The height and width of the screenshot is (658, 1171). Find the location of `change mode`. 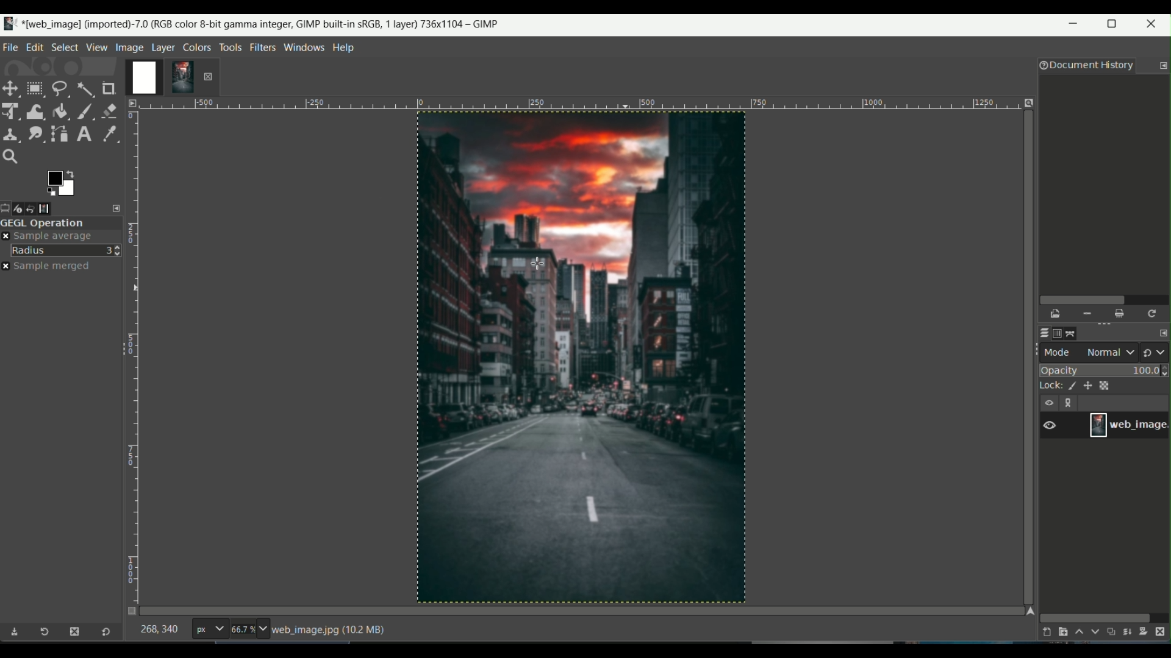

change mode is located at coordinates (1156, 352).